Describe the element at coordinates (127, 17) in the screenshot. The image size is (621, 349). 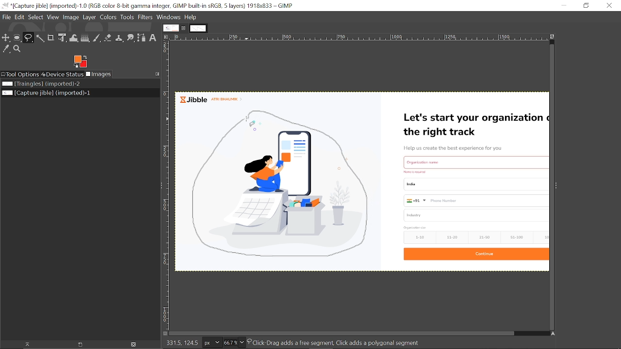
I see `Tools` at that location.